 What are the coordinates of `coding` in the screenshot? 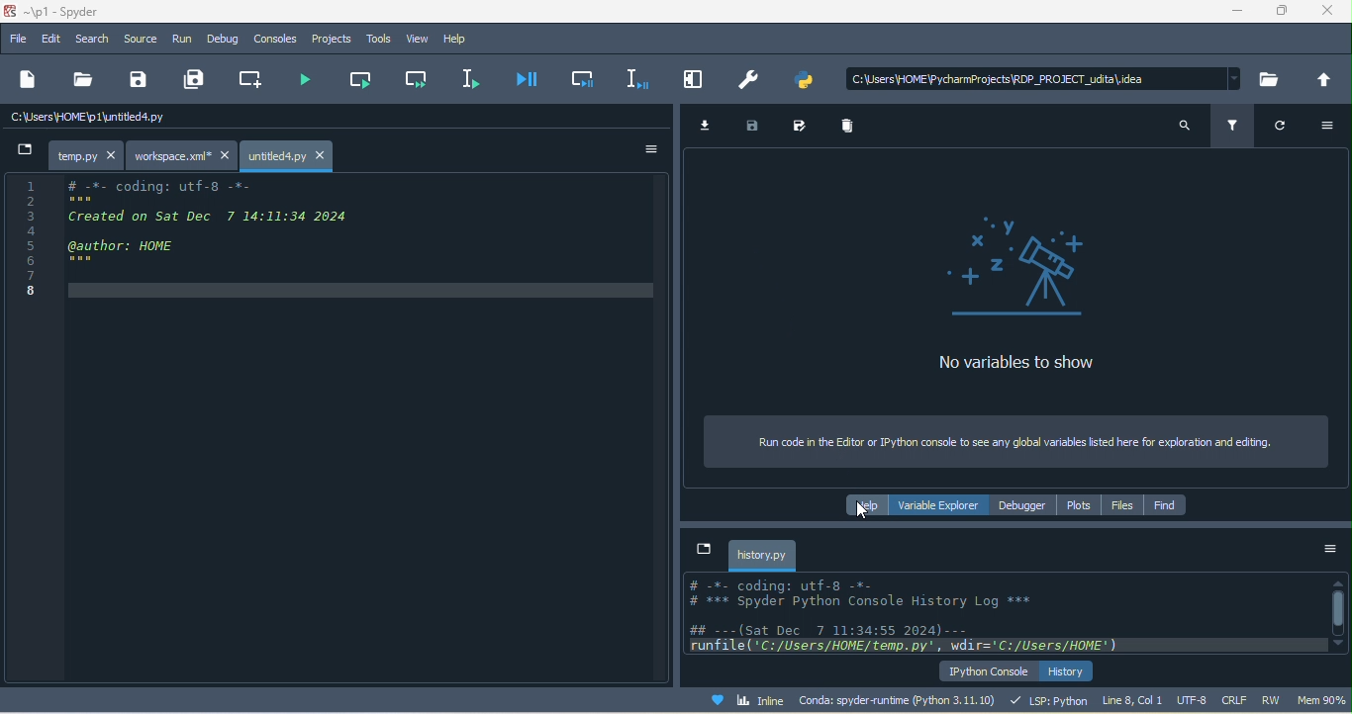 It's located at (332, 235).